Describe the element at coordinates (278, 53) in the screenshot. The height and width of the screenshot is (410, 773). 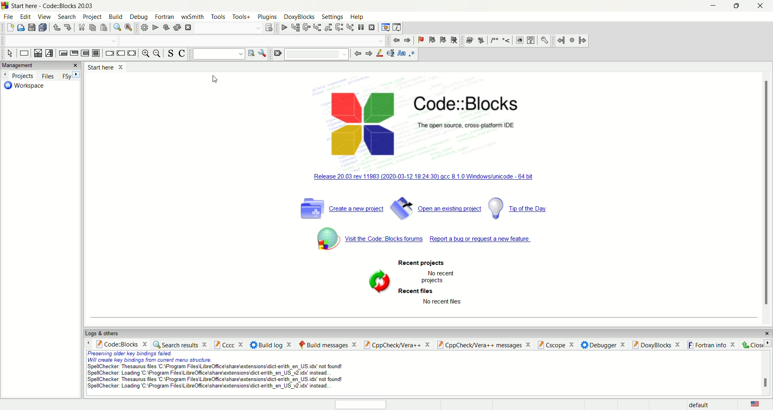
I see `clear` at that location.